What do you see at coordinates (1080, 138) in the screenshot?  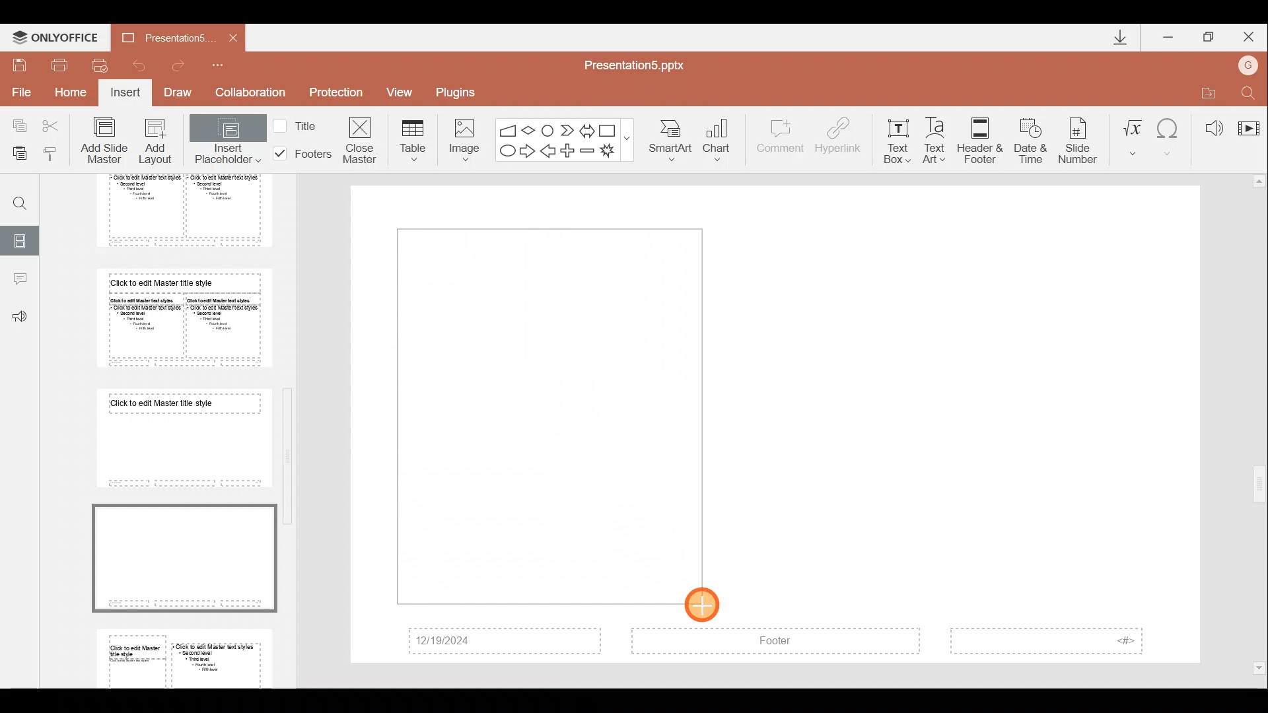 I see `Slide number` at bounding box center [1080, 138].